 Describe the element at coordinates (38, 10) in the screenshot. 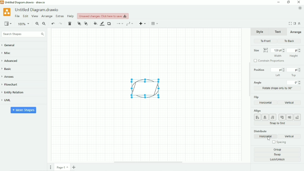

I see `Title` at that location.